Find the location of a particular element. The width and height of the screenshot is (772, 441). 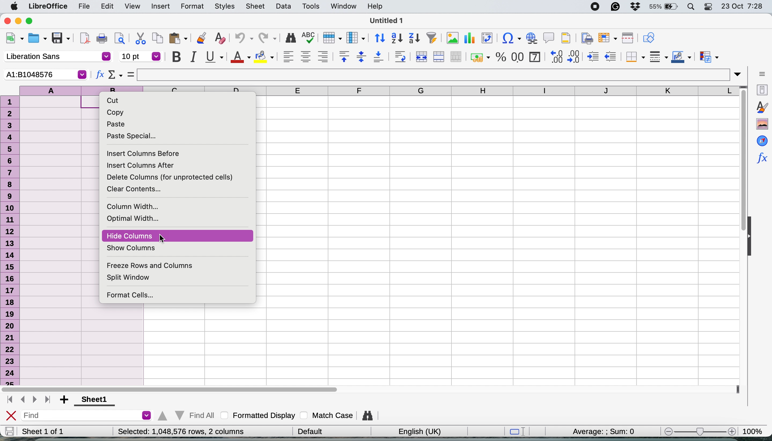

conditional is located at coordinates (707, 56).